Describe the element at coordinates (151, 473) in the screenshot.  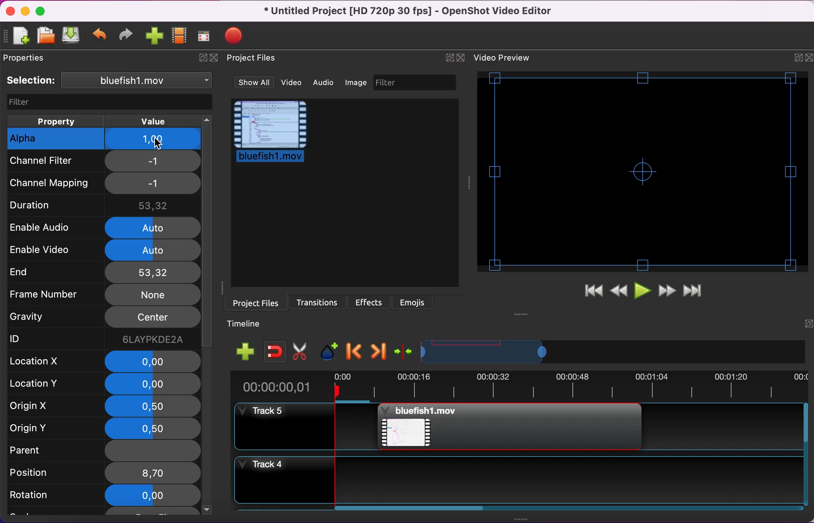
I see `8,7` at that location.